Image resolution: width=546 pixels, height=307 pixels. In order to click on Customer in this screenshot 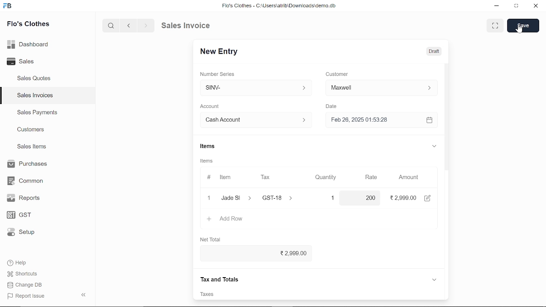, I will do `click(338, 74)`.